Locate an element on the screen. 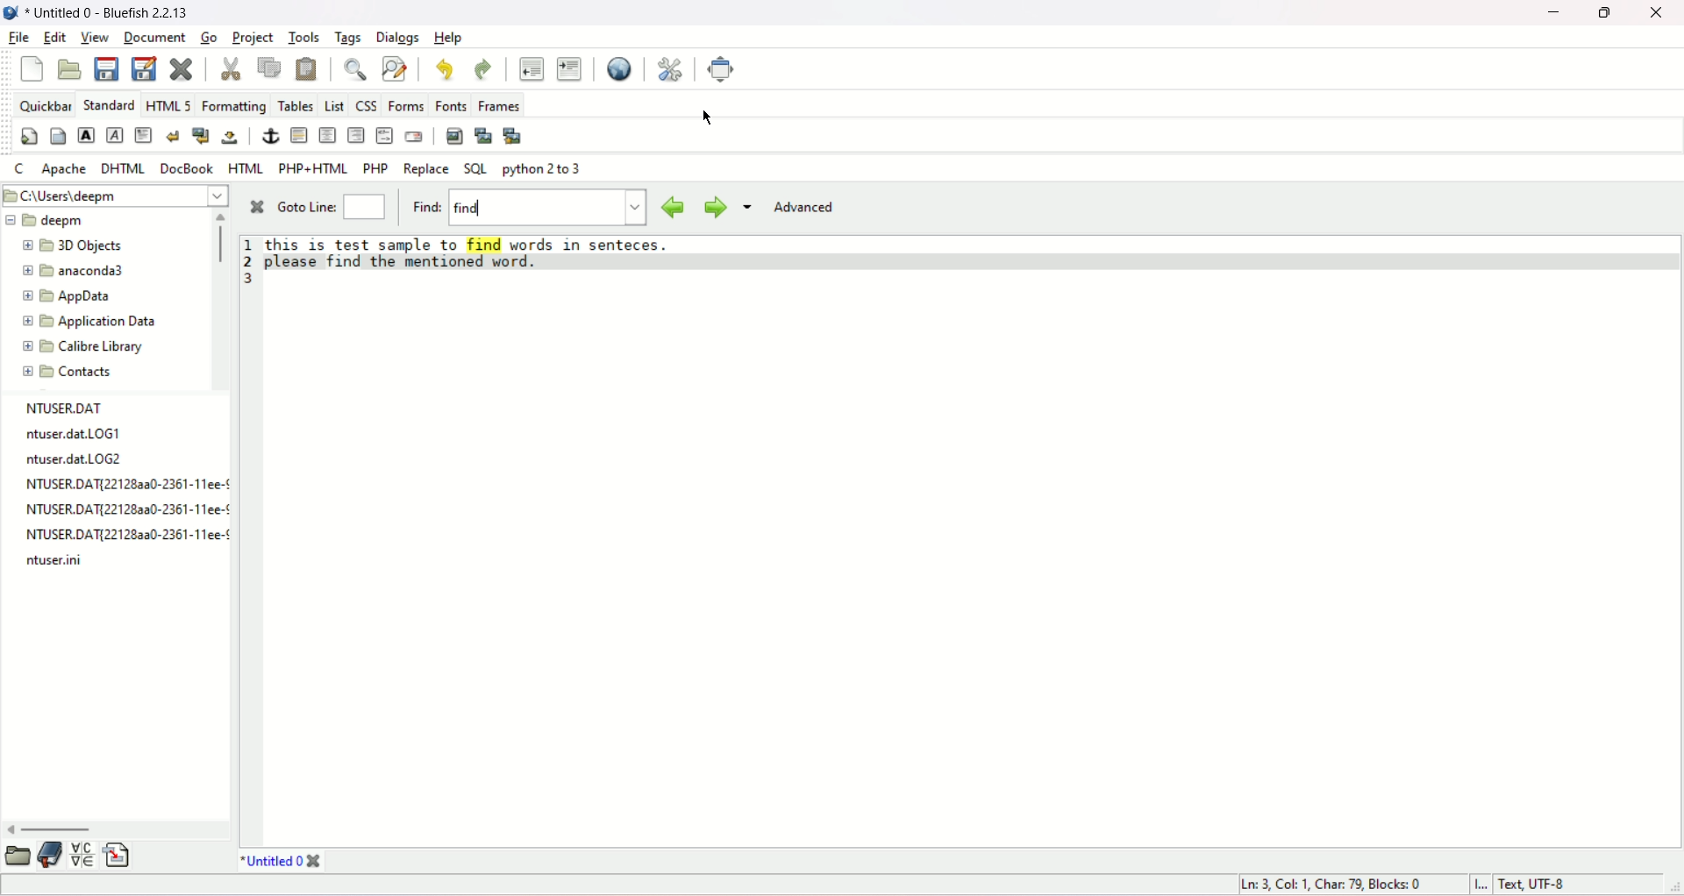 Image resolution: width=1684 pixels, height=896 pixels. go is located at coordinates (208, 36).